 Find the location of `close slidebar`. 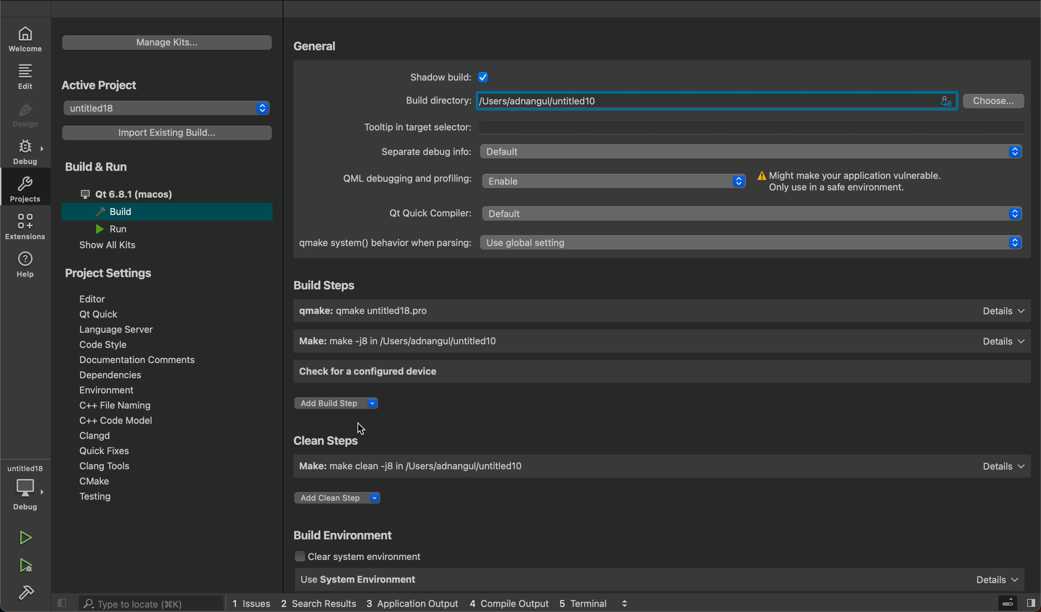

close slidebar is located at coordinates (1008, 603).